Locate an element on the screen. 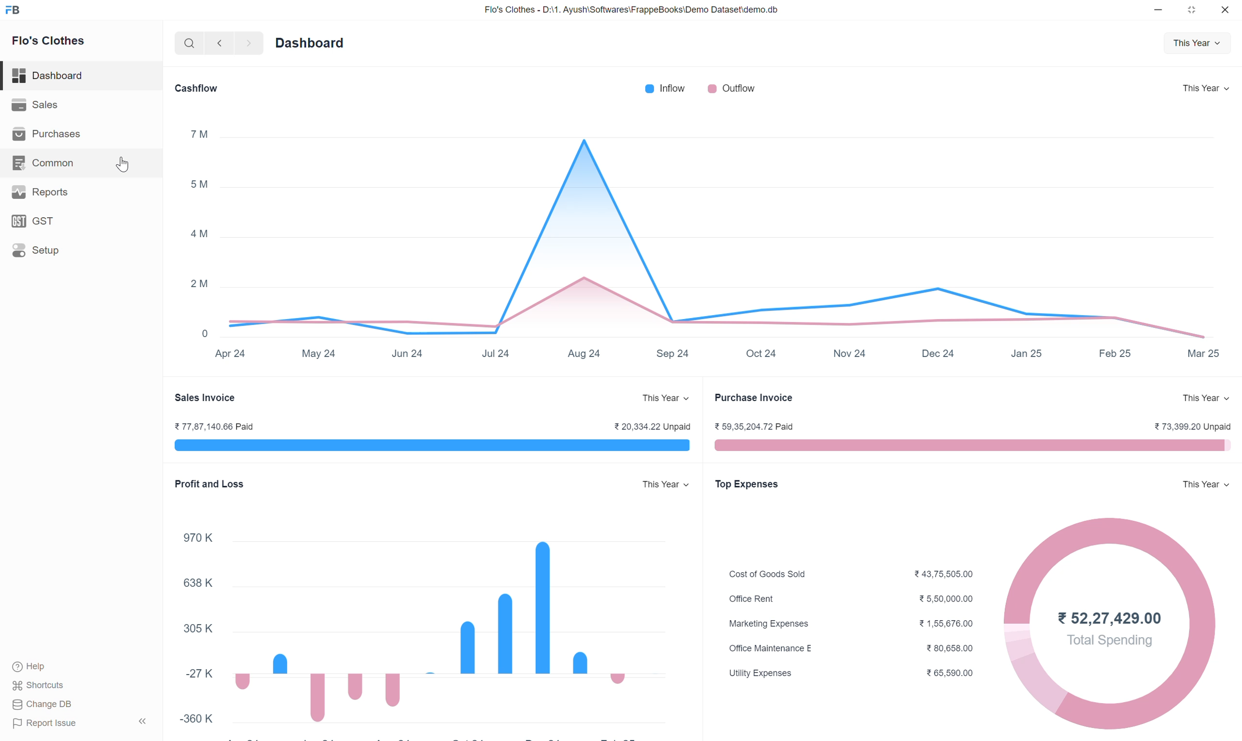 Image resolution: width=1242 pixels, height=741 pixels. this year is located at coordinates (664, 398).